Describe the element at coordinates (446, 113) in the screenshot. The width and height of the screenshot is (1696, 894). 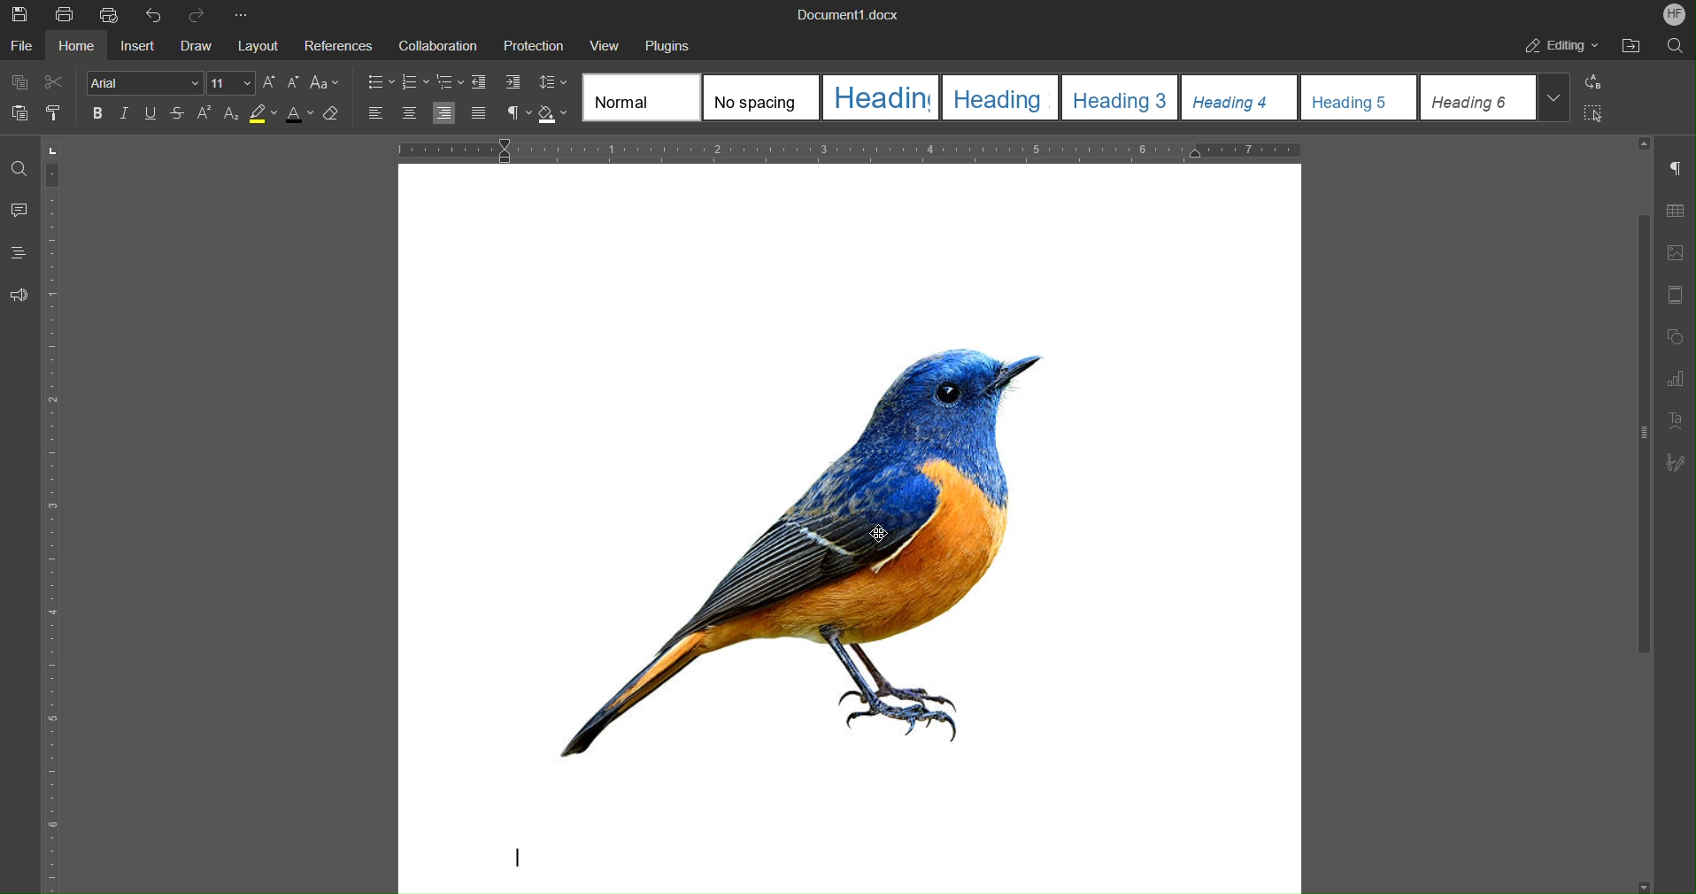
I see `Align Right` at that location.